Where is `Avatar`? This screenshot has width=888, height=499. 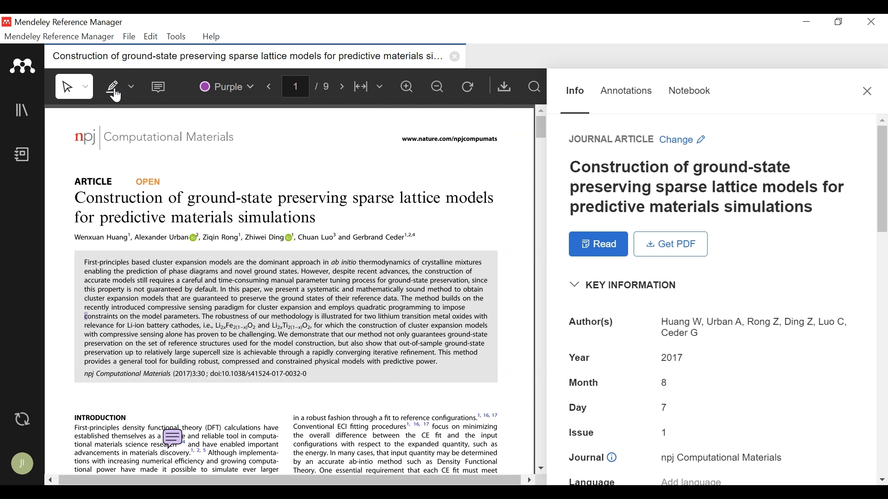 Avatar is located at coordinates (23, 463).